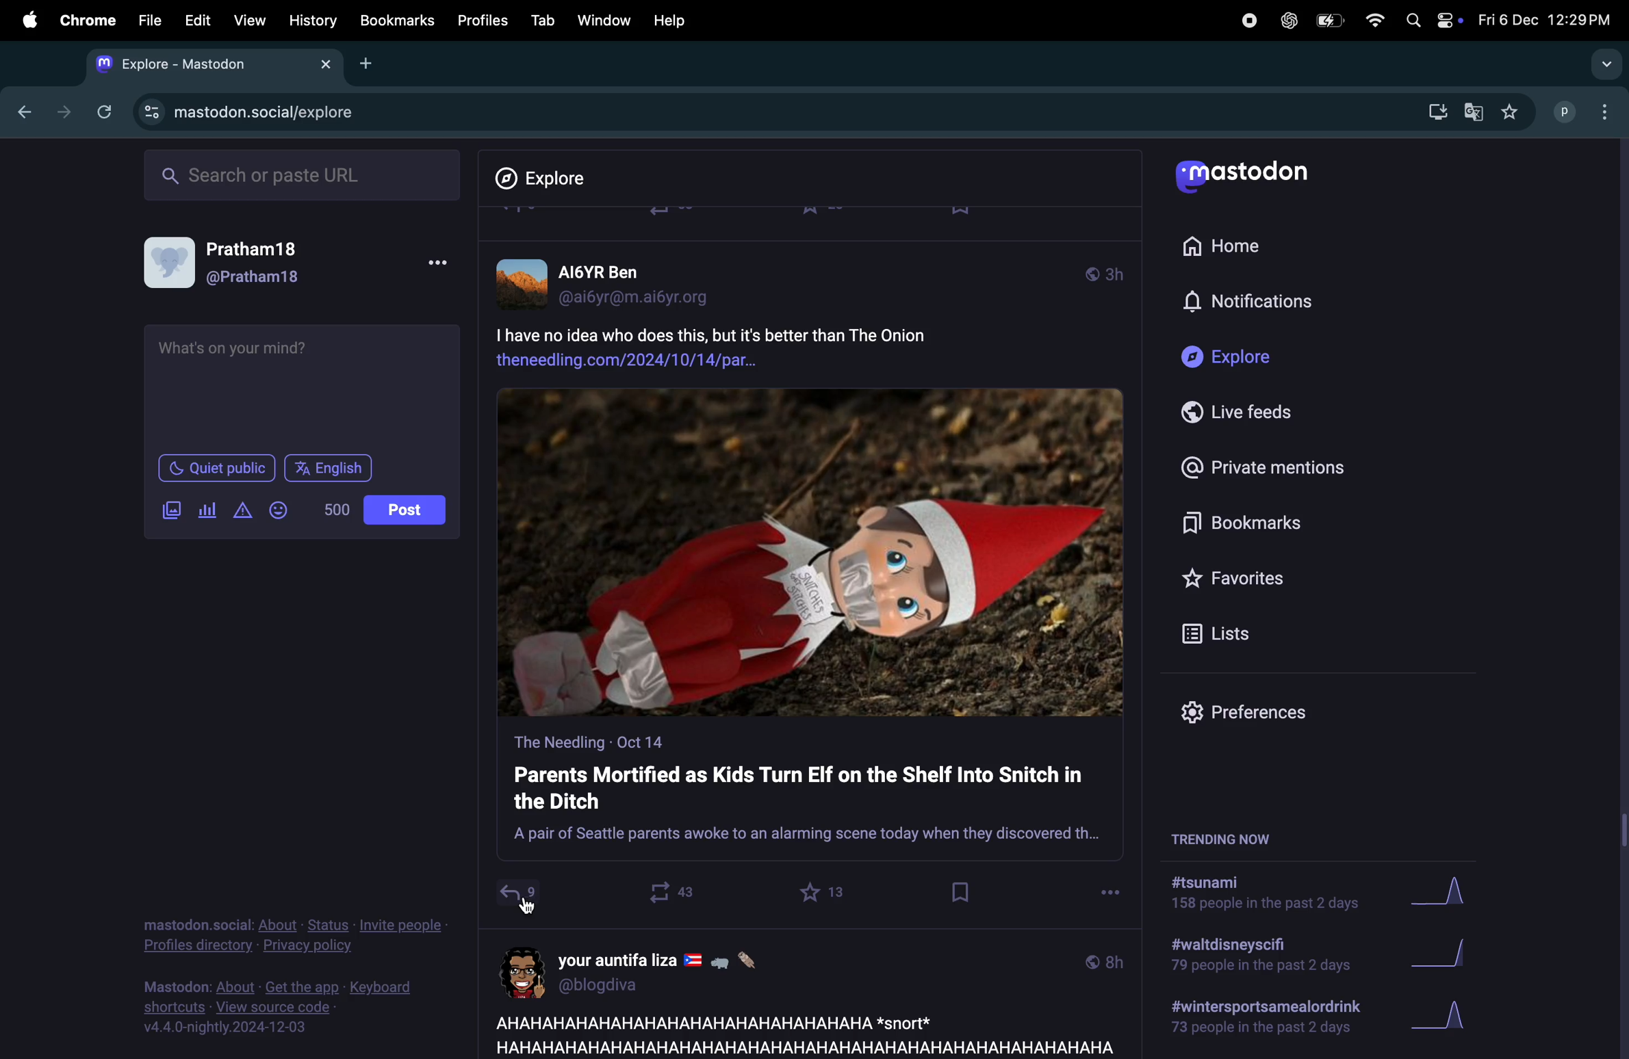 The height and width of the screenshot is (1059, 1629). I want to click on Window, so click(602, 20).